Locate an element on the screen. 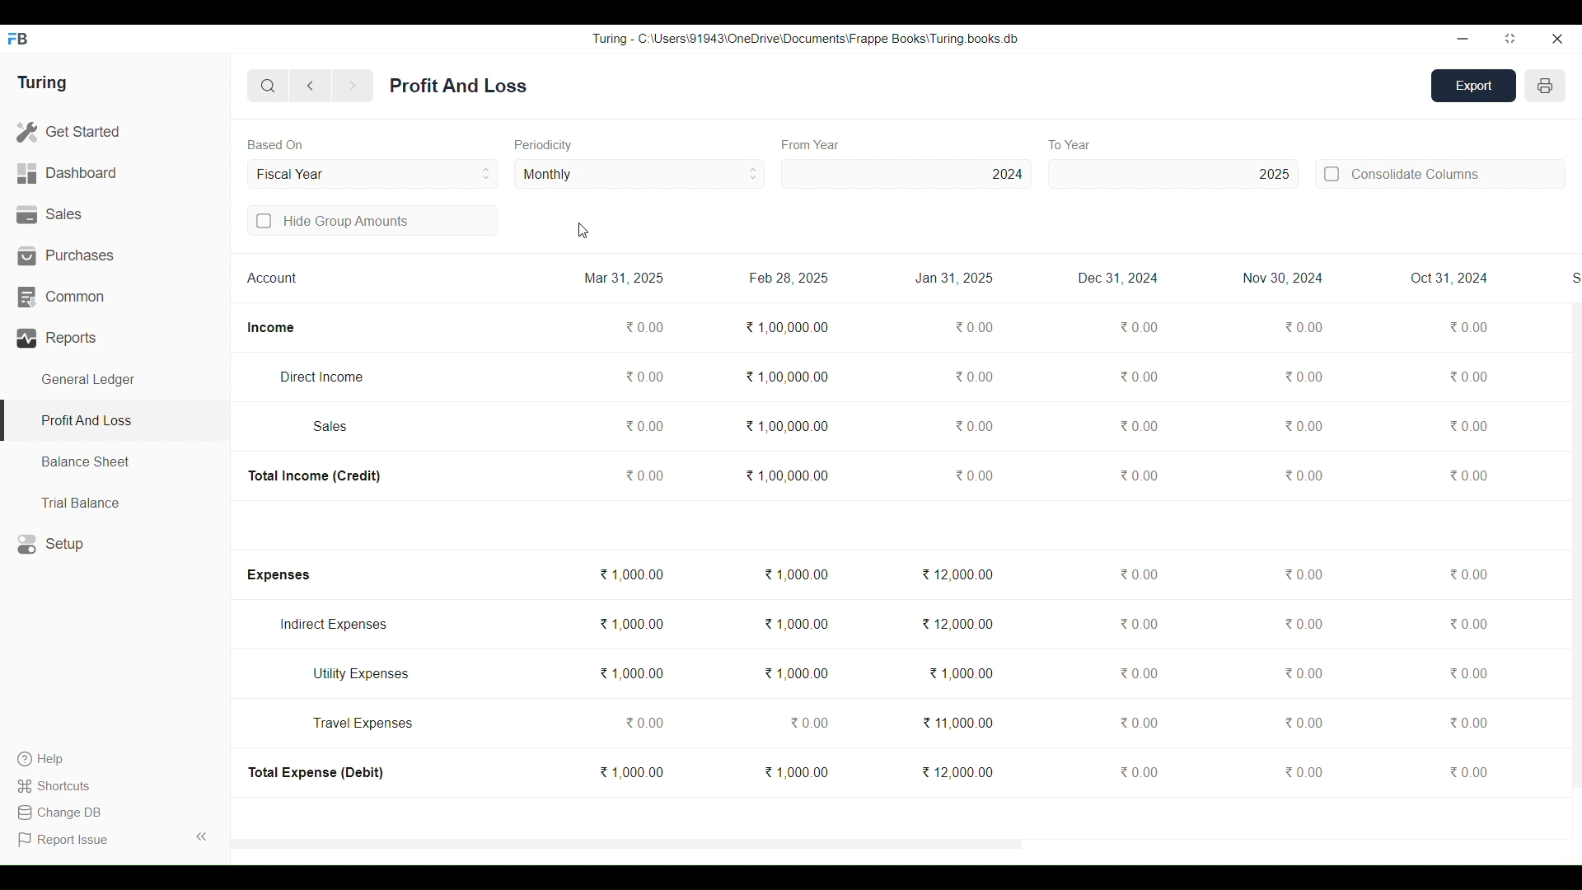 The width and height of the screenshot is (1582, 890). Consolidate Columns is located at coordinates (1439, 173).